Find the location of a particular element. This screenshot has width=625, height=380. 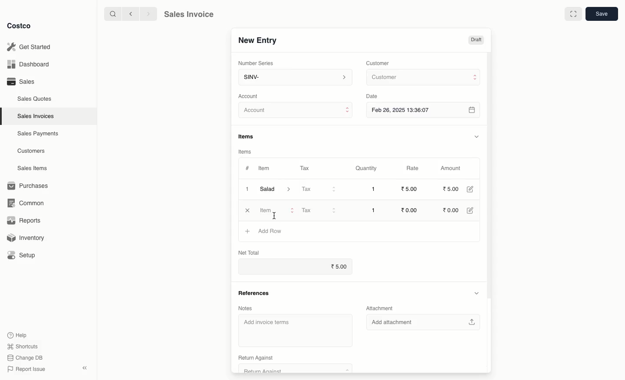

5.00 is located at coordinates (451, 189).